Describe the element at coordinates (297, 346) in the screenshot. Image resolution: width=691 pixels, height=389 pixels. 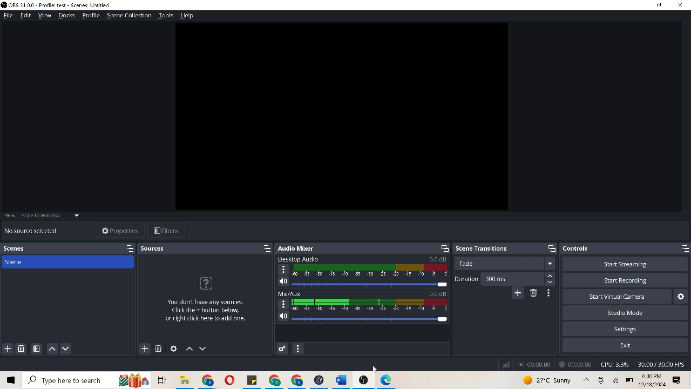
I see `audio mixer menu` at that location.